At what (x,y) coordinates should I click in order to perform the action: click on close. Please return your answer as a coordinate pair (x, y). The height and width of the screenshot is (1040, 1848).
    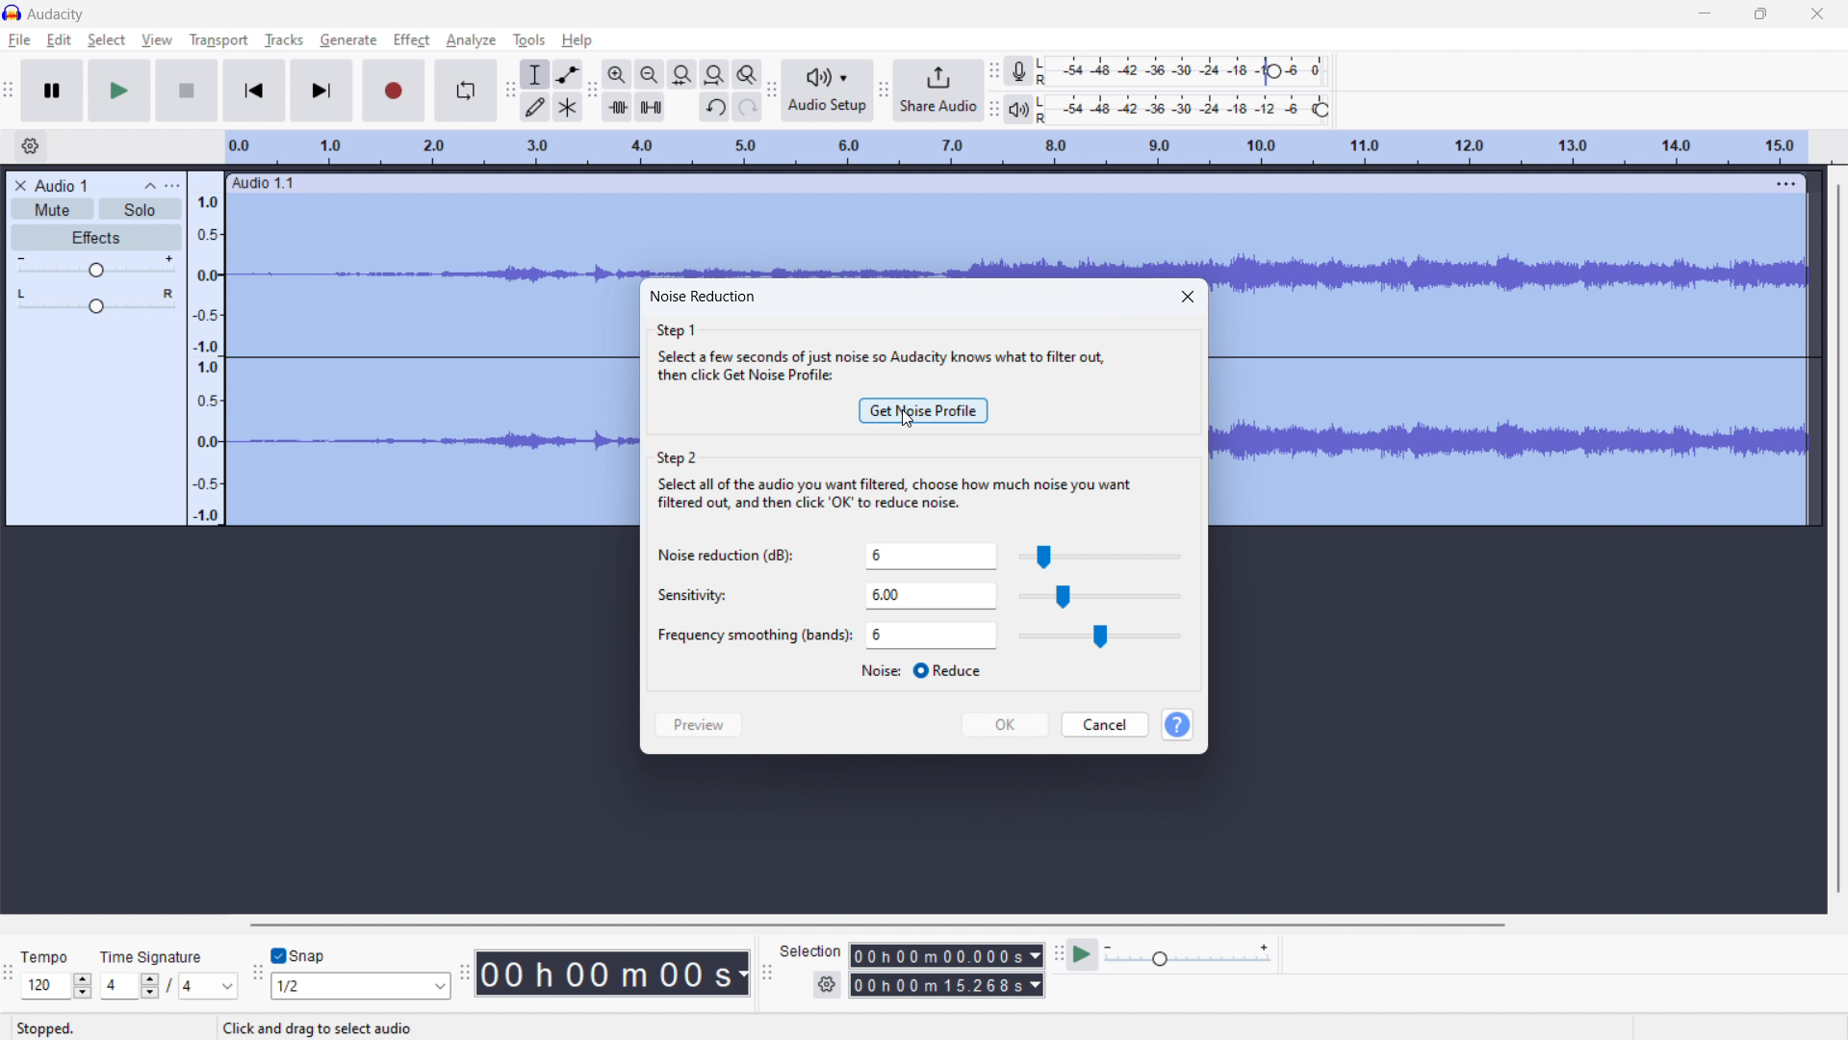
    Looking at the image, I should click on (1817, 14).